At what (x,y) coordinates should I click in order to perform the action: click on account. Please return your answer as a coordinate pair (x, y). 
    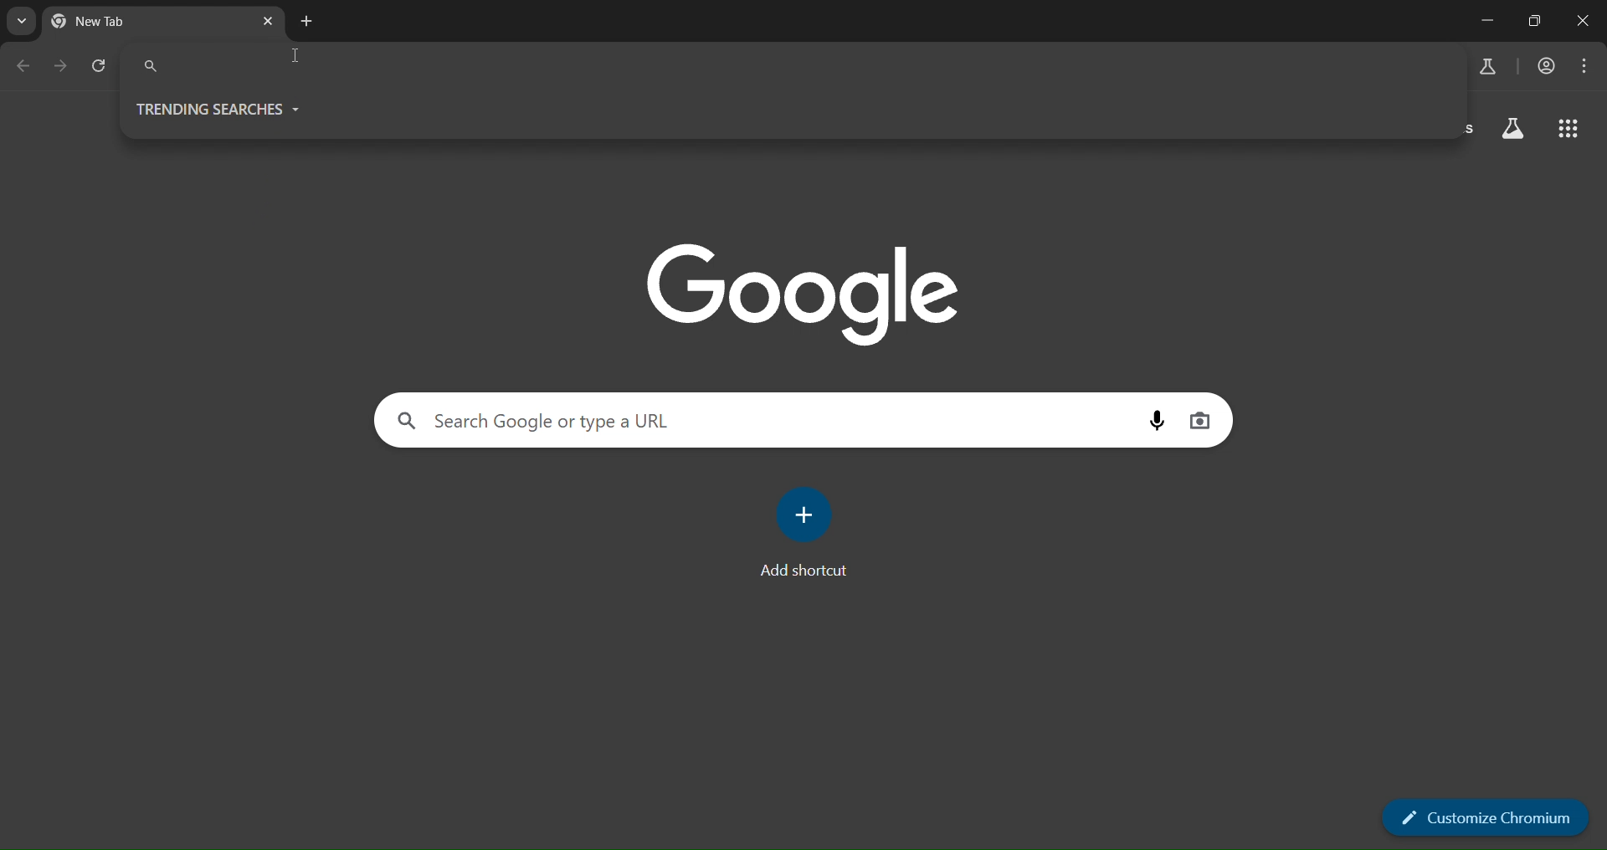
    Looking at the image, I should click on (1548, 66).